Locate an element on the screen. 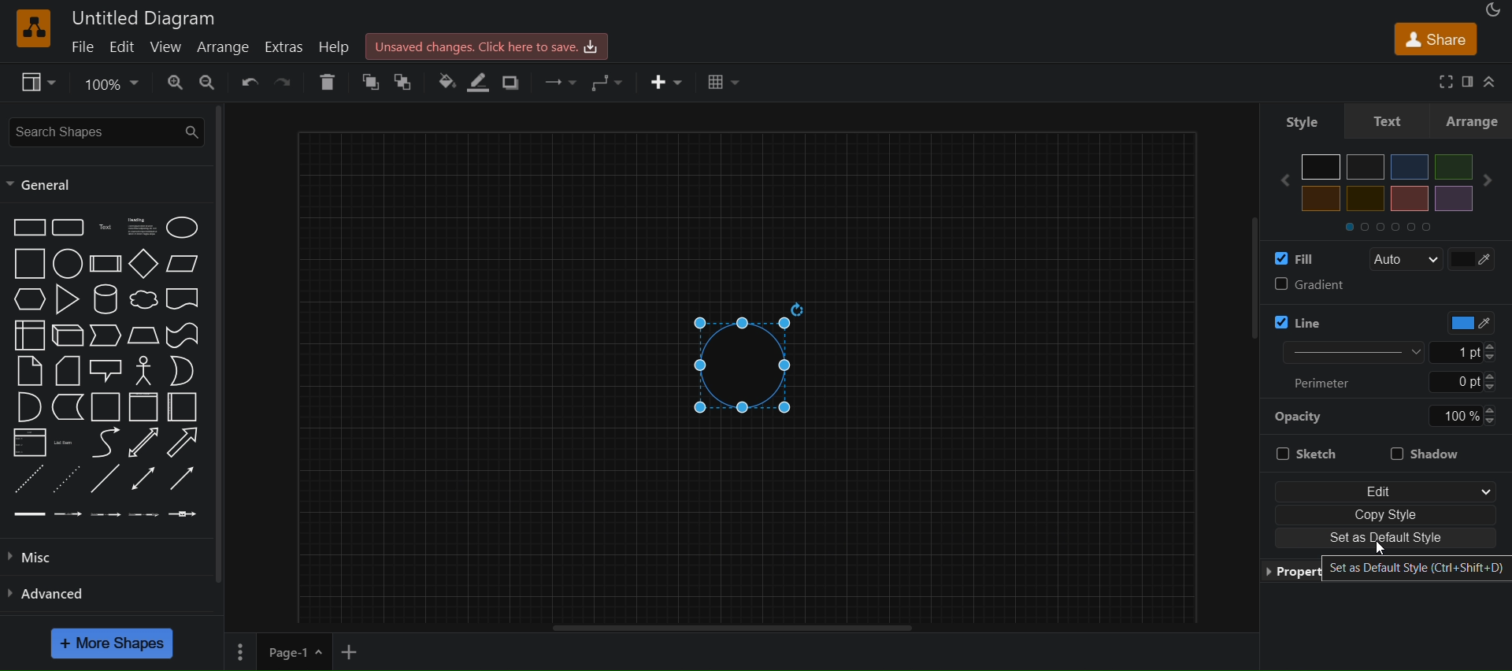 This screenshot has height=671, width=1512. format is located at coordinates (1469, 82).